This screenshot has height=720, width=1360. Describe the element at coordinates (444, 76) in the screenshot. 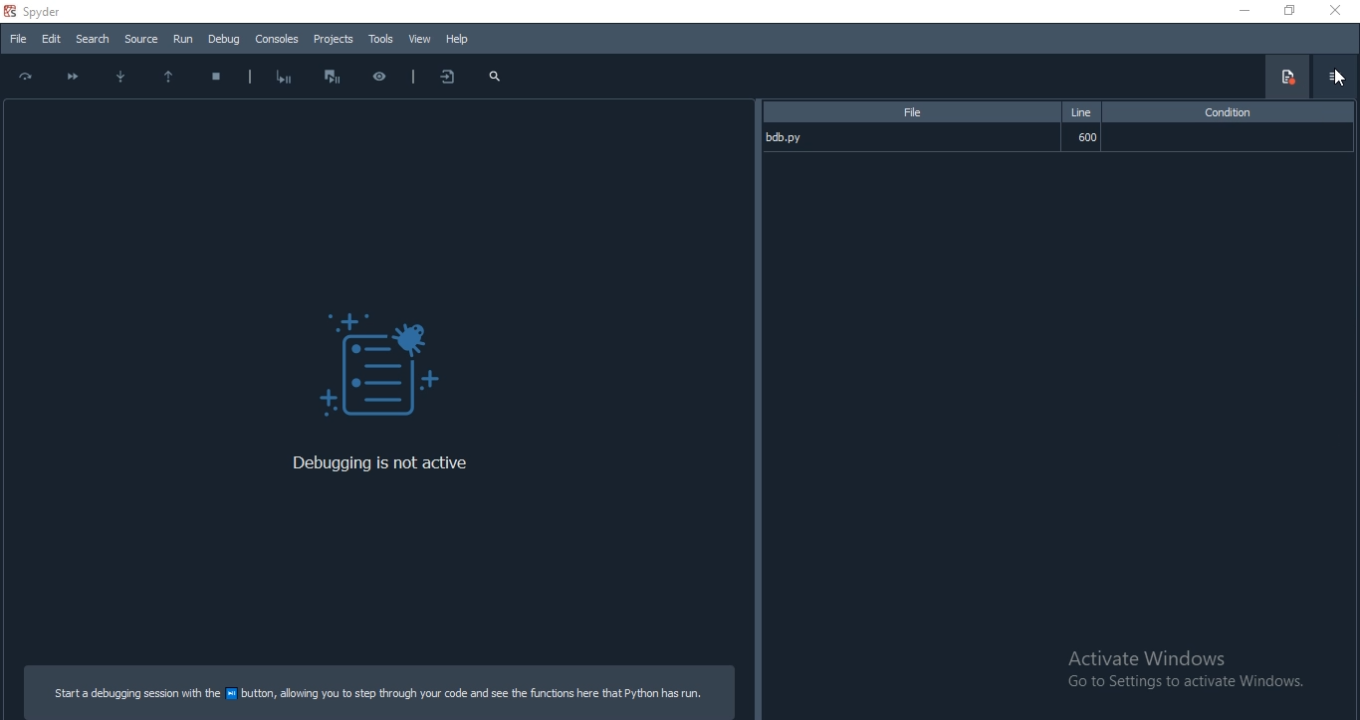

I see `more` at that location.